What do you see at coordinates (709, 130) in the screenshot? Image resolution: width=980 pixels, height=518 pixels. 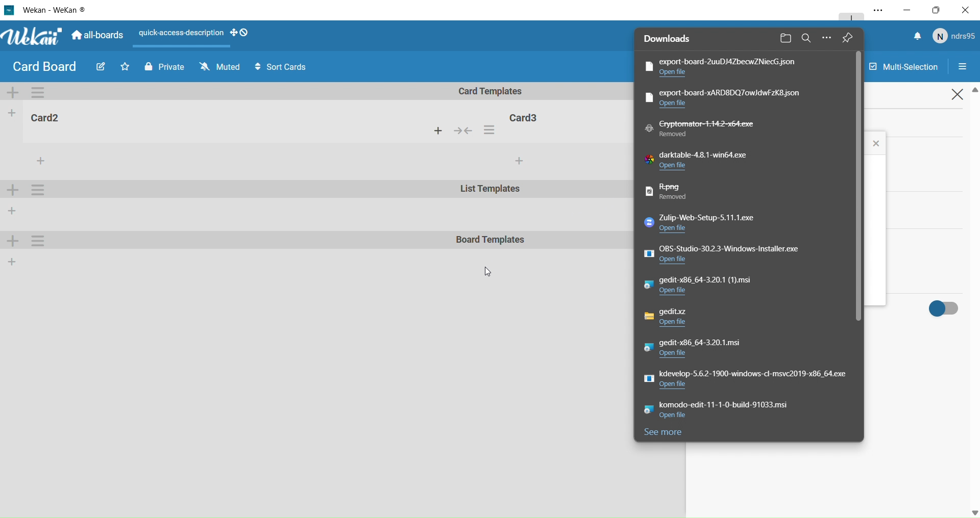 I see `downloaded file` at bounding box center [709, 130].